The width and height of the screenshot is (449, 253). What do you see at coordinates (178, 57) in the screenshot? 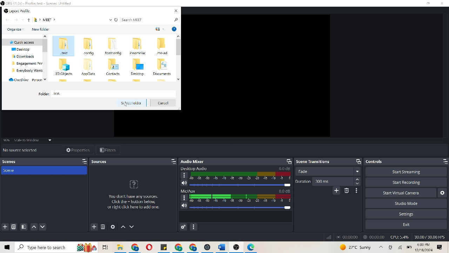
I see `scroll bar` at bounding box center [178, 57].